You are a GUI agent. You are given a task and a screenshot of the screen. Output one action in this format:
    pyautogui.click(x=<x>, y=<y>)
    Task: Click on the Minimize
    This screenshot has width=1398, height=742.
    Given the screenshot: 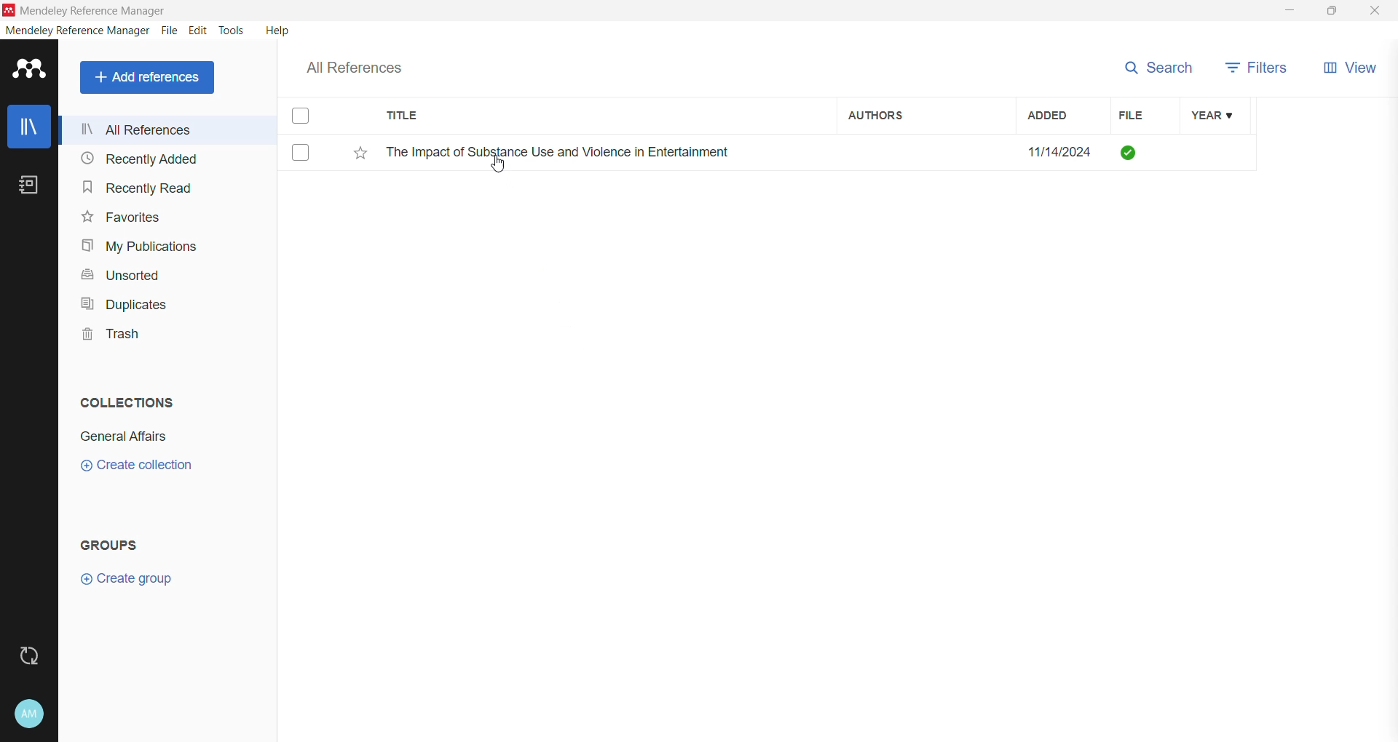 What is the action you would take?
    pyautogui.click(x=1290, y=11)
    